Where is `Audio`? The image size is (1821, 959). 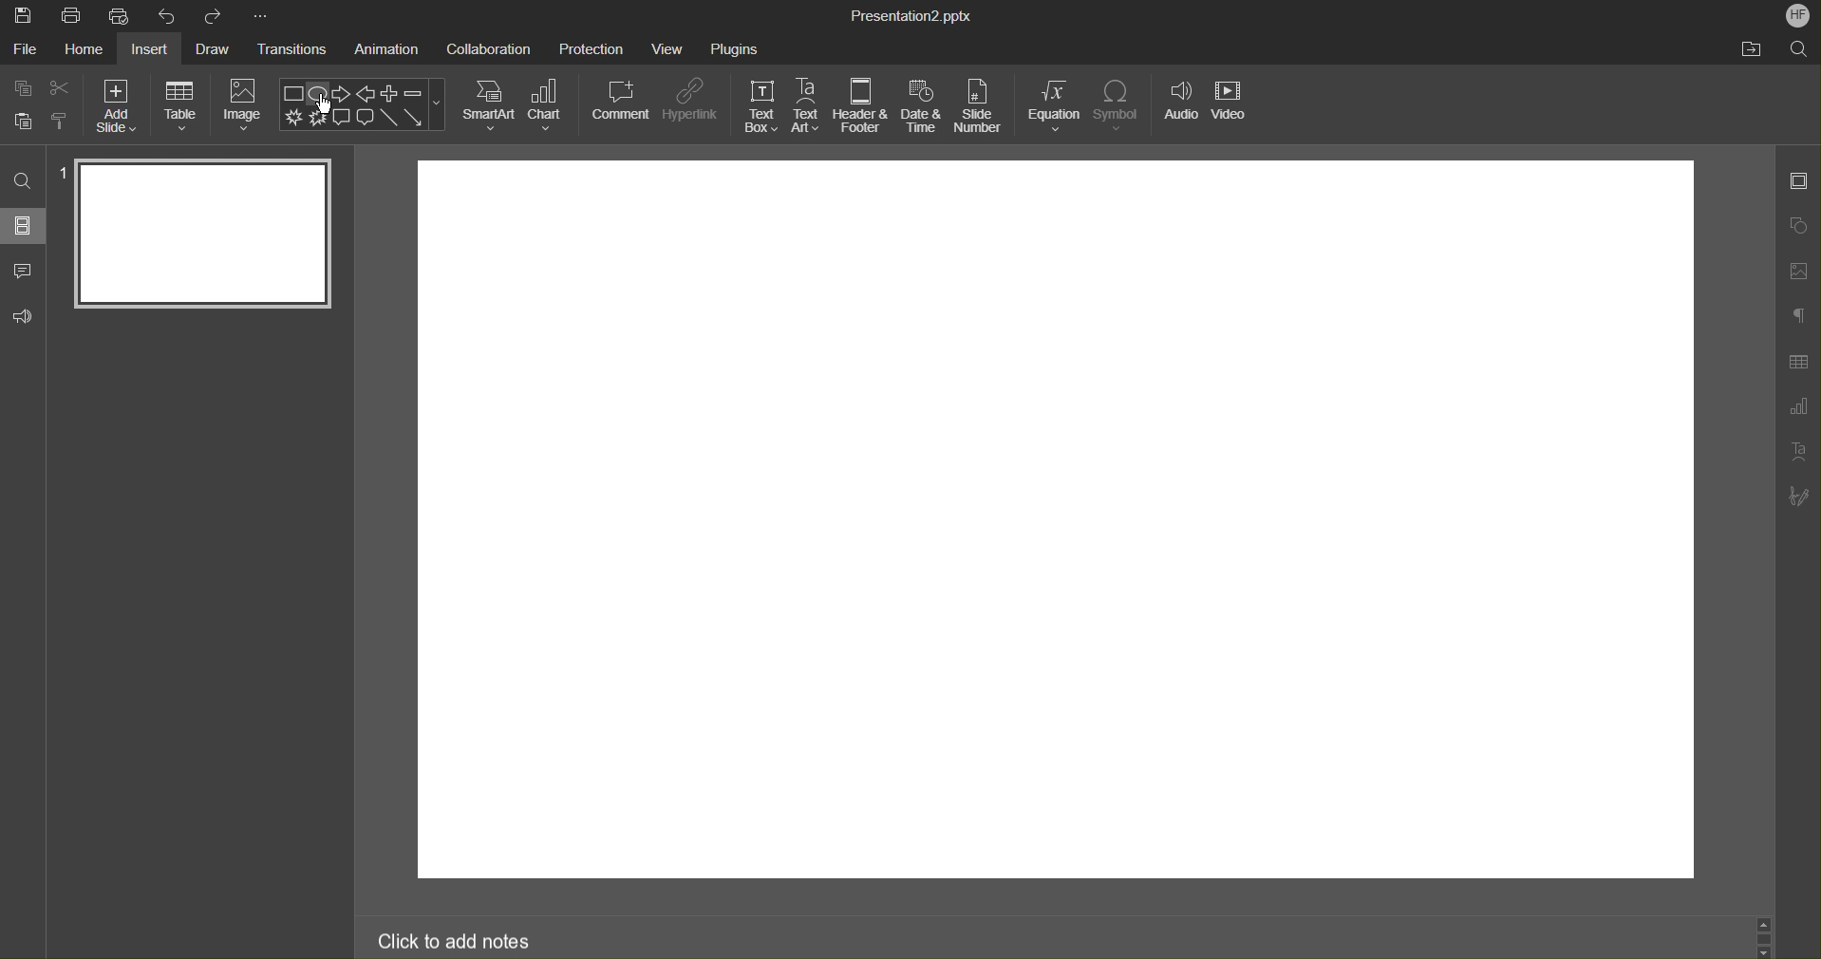 Audio is located at coordinates (1179, 108).